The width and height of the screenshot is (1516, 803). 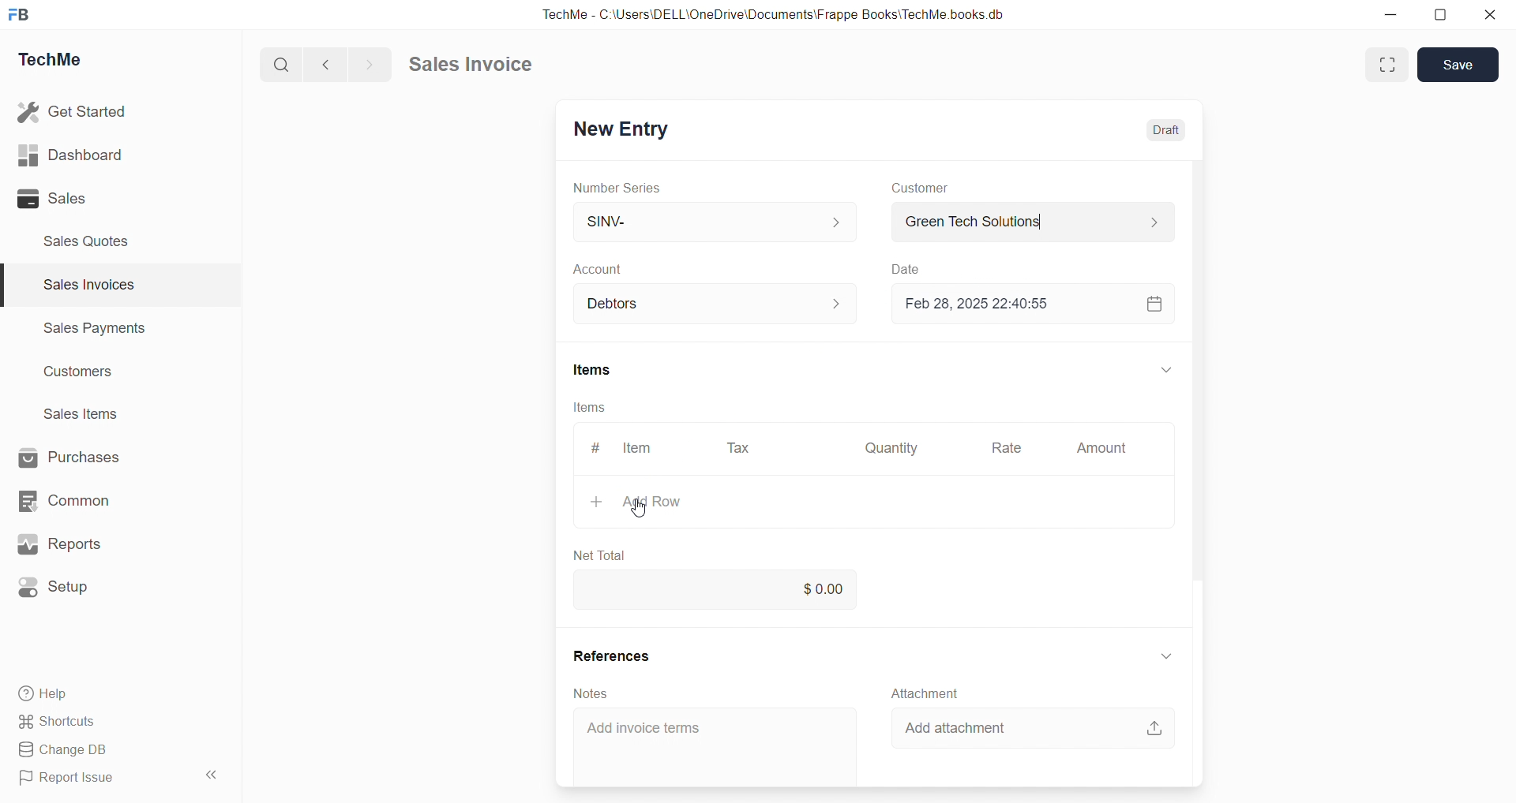 I want to click on down, so click(x=1167, y=369).